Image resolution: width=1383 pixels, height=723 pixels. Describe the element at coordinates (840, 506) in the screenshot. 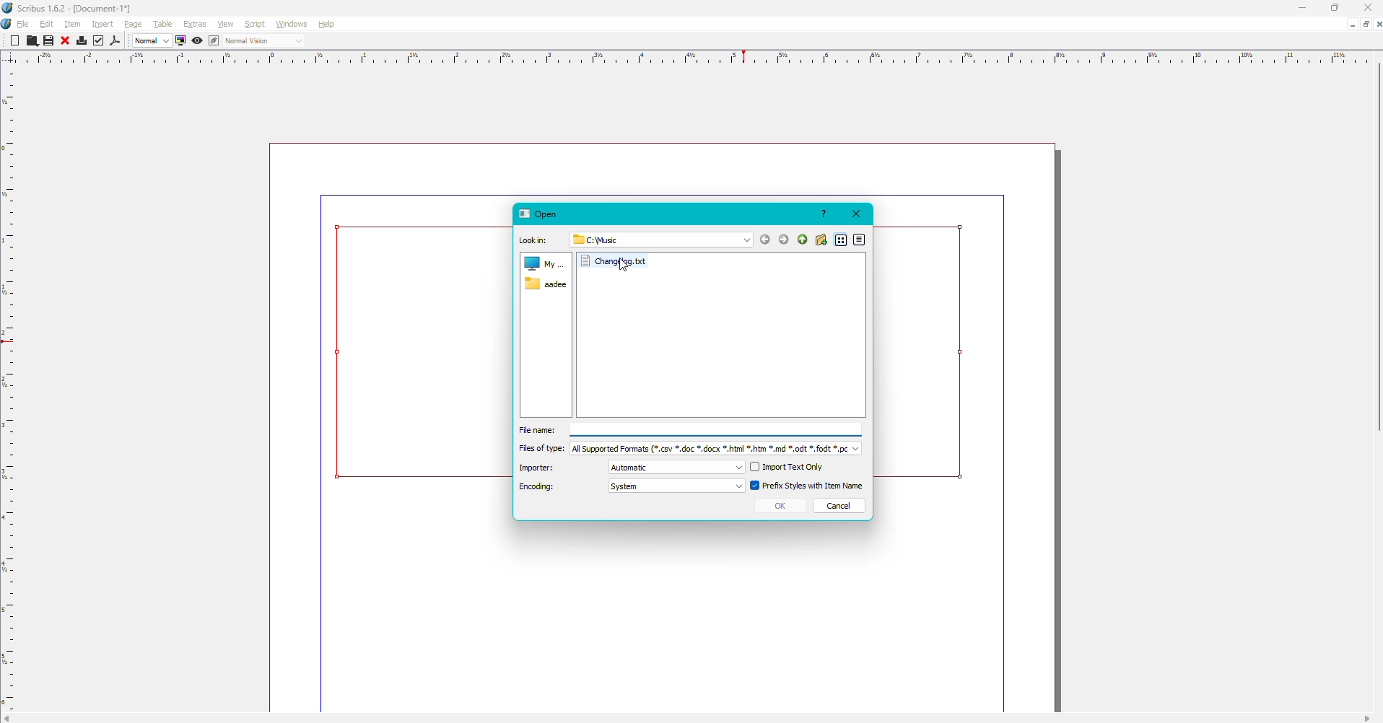

I see `Cancel` at that location.